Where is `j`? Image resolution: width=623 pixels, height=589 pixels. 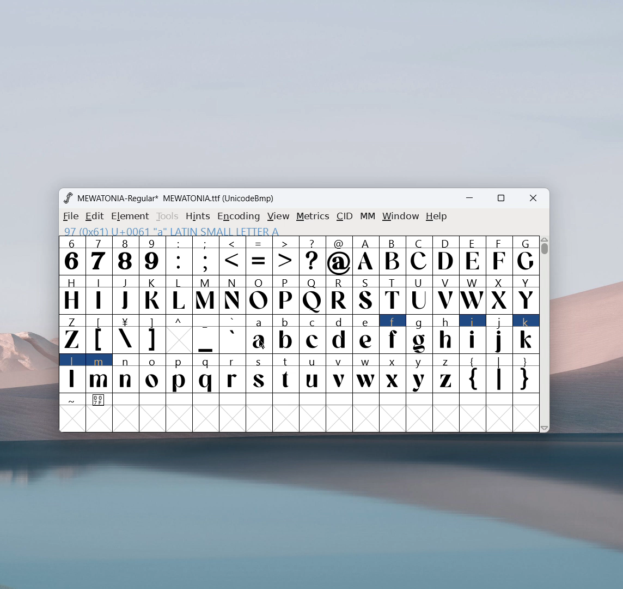
j is located at coordinates (500, 334).